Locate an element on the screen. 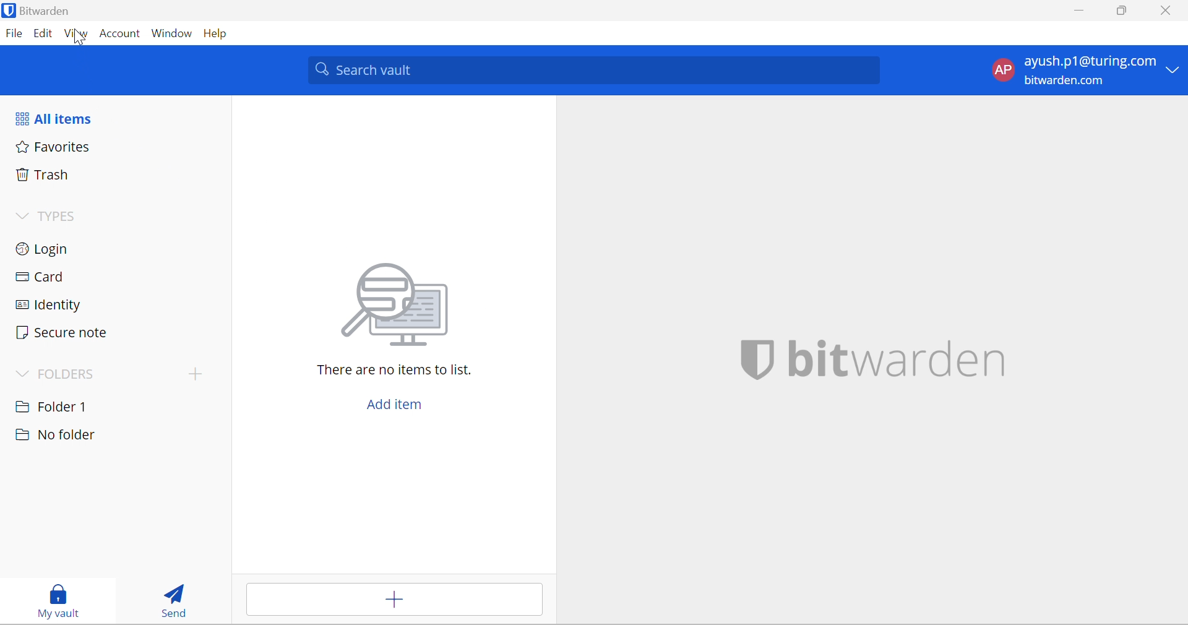 The height and width of the screenshot is (625, 1188). Identity is located at coordinates (50, 306).